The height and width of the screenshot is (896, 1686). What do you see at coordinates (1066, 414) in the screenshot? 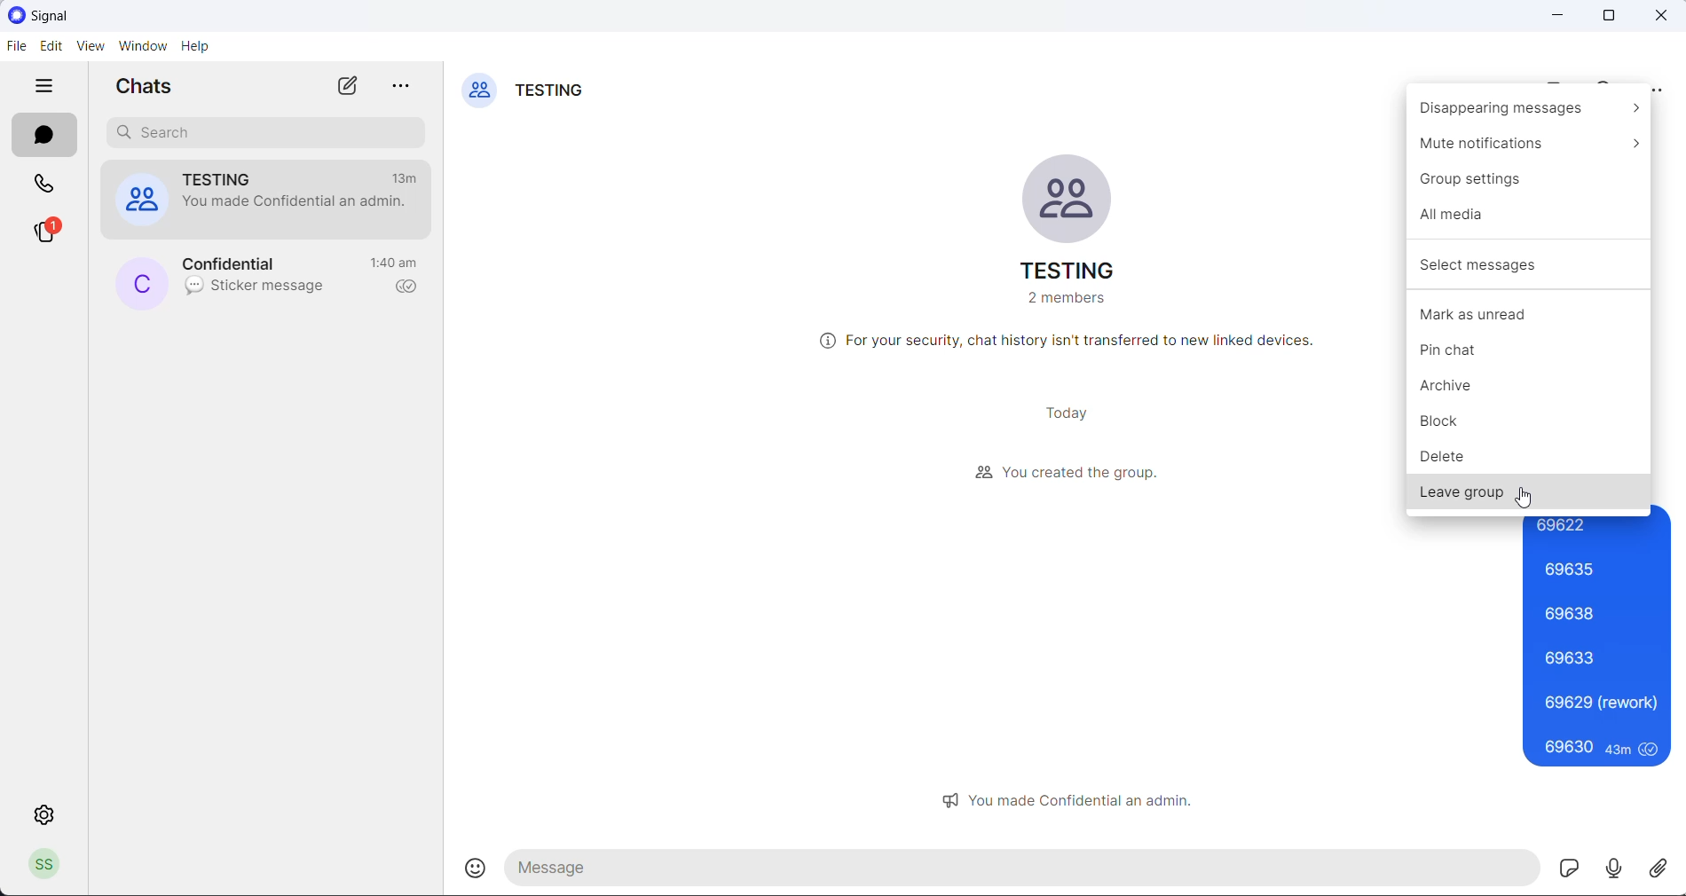
I see `today heading` at bounding box center [1066, 414].